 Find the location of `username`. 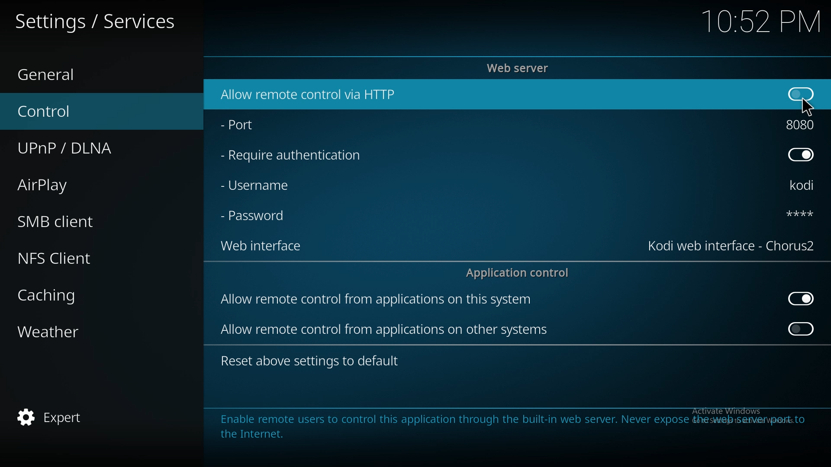

username is located at coordinates (264, 185).